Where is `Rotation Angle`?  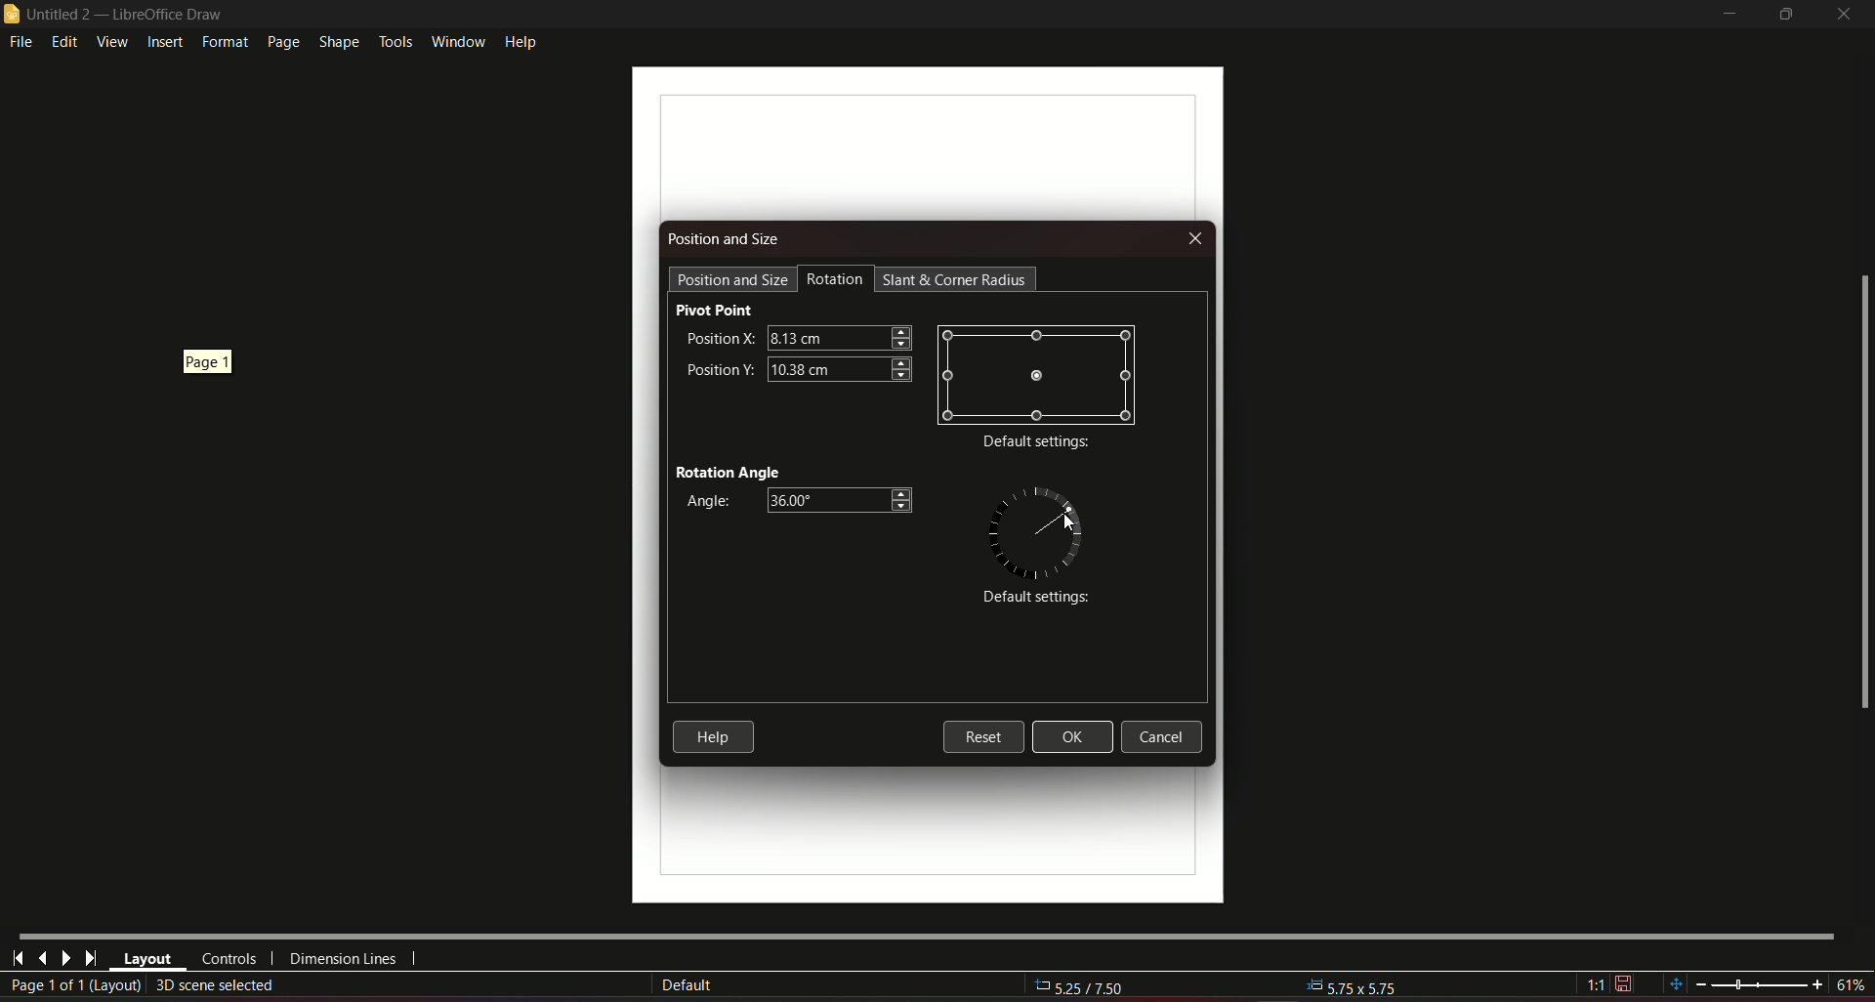
Rotation Angle is located at coordinates (729, 470).